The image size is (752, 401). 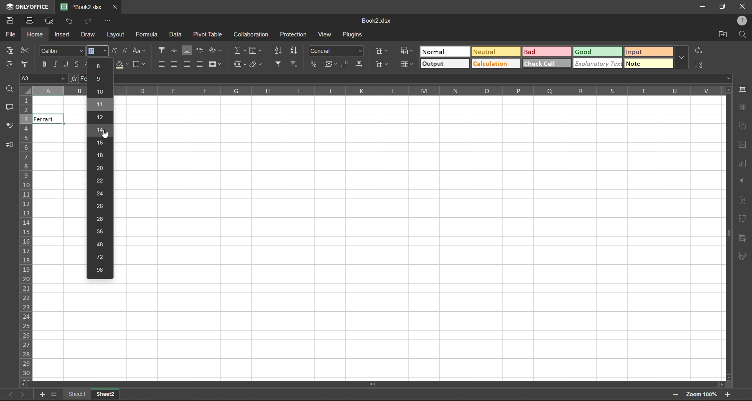 What do you see at coordinates (26, 50) in the screenshot?
I see `cut` at bounding box center [26, 50].